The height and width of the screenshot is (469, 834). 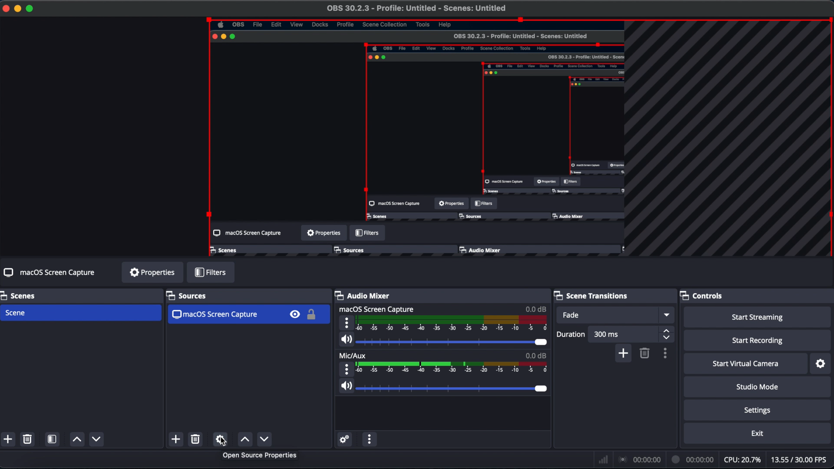 I want to click on add configurable transition, so click(x=623, y=353).